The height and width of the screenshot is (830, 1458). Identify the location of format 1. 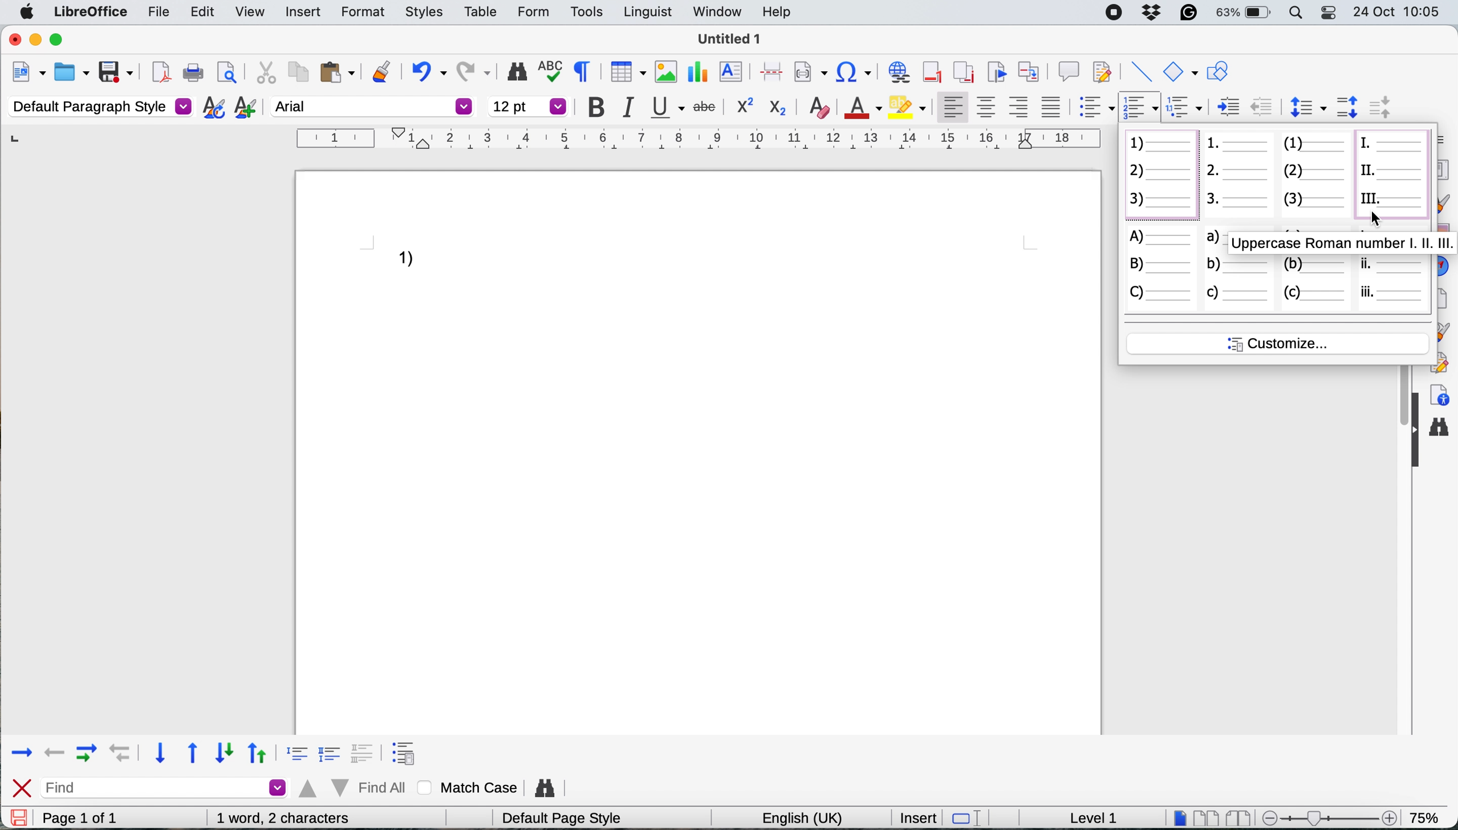
(294, 751).